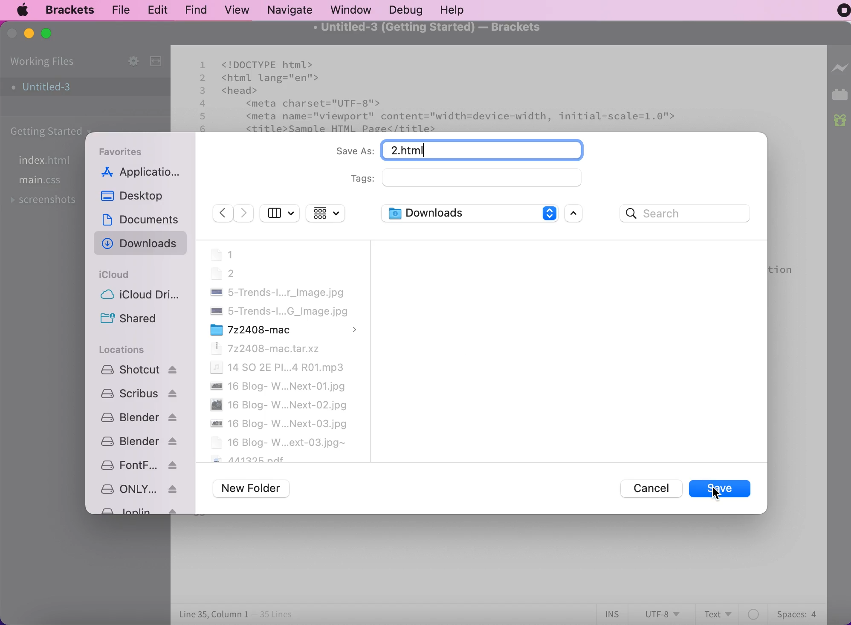  What do you see at coordinates (159, 9) in the screenshot?
I see `edit` at bounding box center [159, 9].